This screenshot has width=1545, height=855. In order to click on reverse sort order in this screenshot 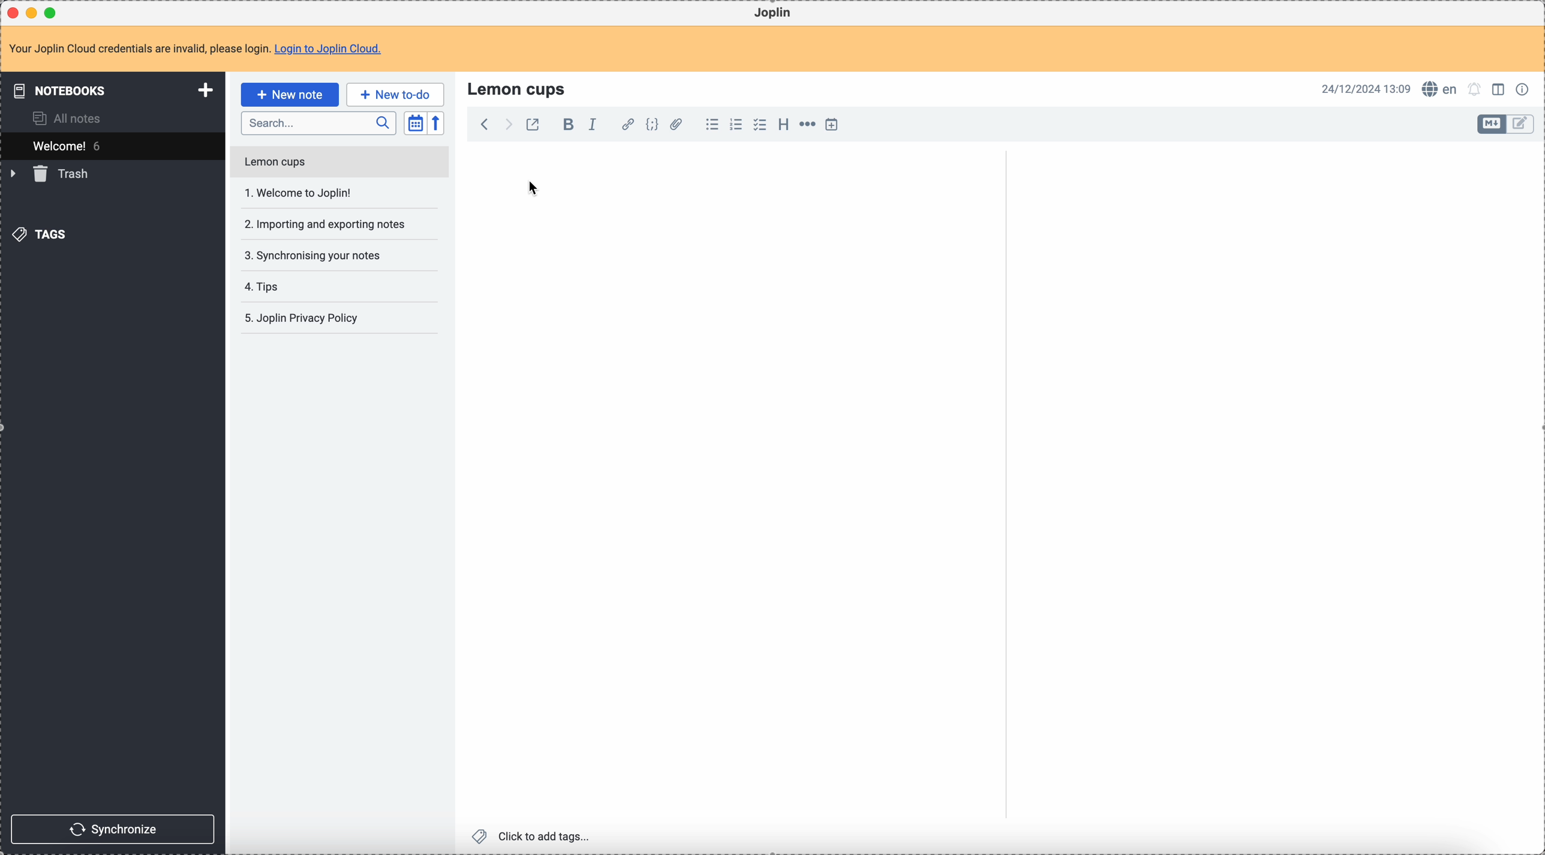, I will do `click(438, 124)`.